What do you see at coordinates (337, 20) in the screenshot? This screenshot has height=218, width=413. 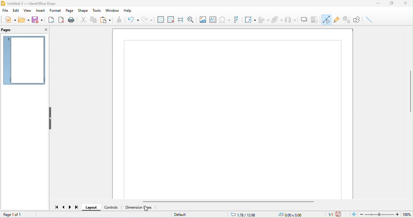 I see `gluepoint function` at bounding box center [337, 20].